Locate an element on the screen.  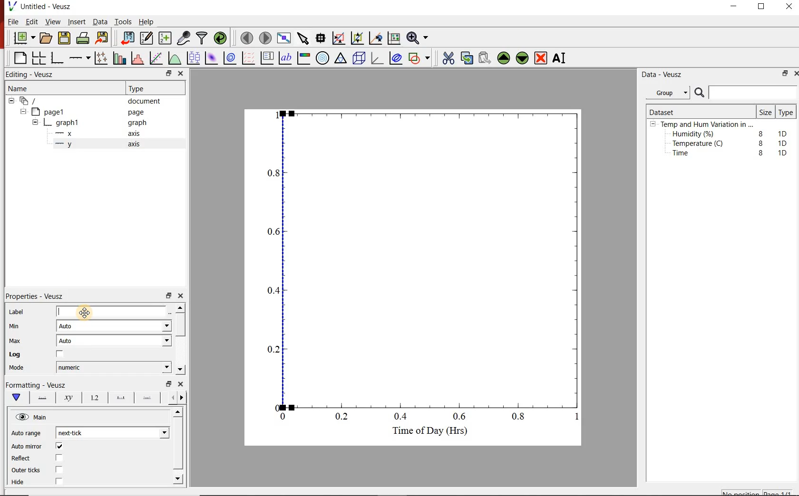
close is located at coordinates (794, 73).